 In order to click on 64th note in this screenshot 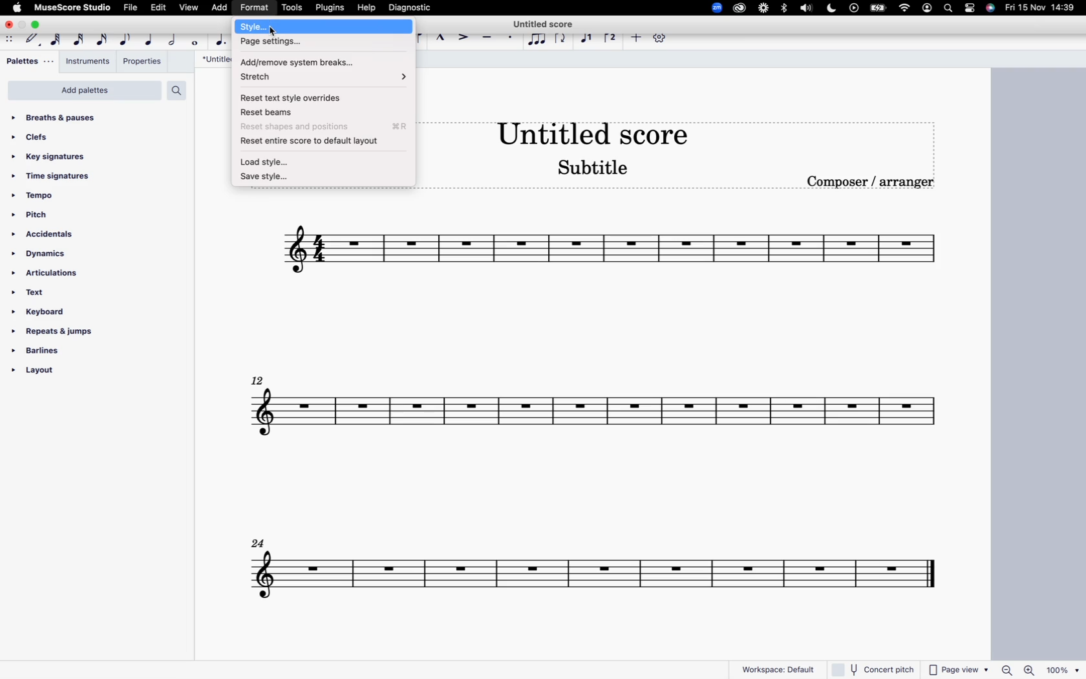, I will do `click(55, 40)`.